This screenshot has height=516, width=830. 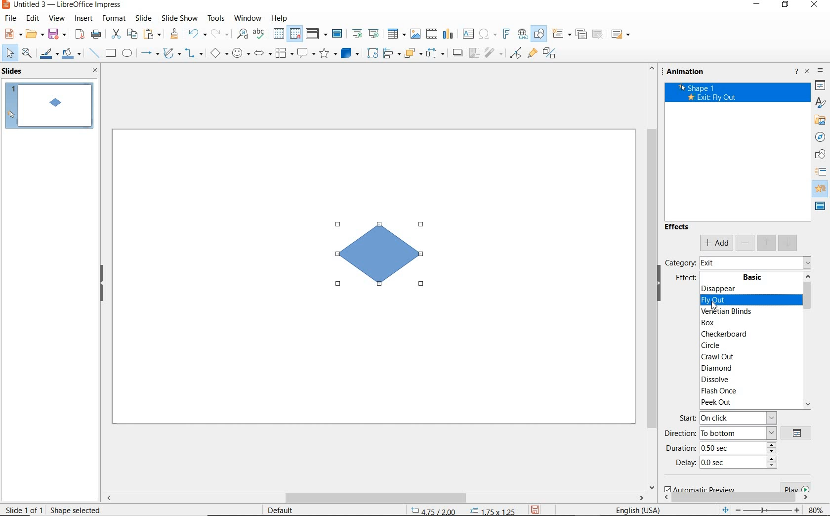 I want to click on tools, so click(x=217, y=19).